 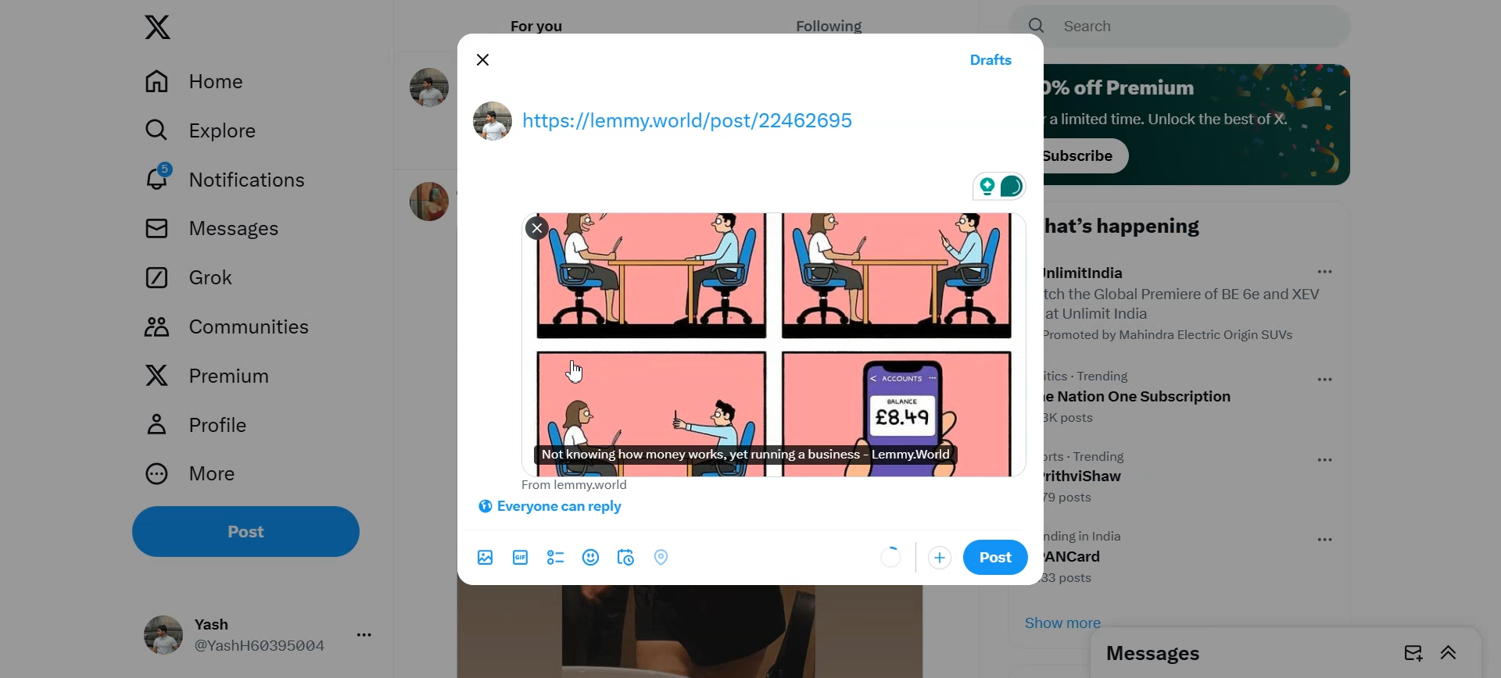 I want to click on search, so click(x=1184, y=27).